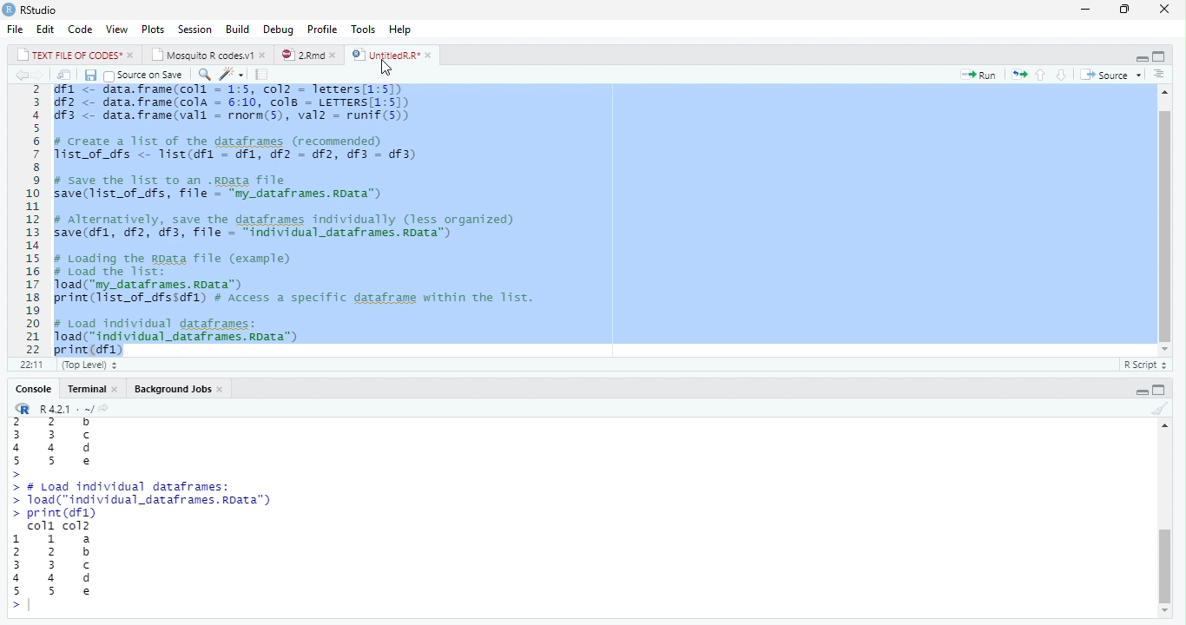 The width and height of the screenshot is (1186, 625). What do you see at coordinates (203, 75) in the screenshot?
I see `Find/Replace` at bounding box center [203, 75].